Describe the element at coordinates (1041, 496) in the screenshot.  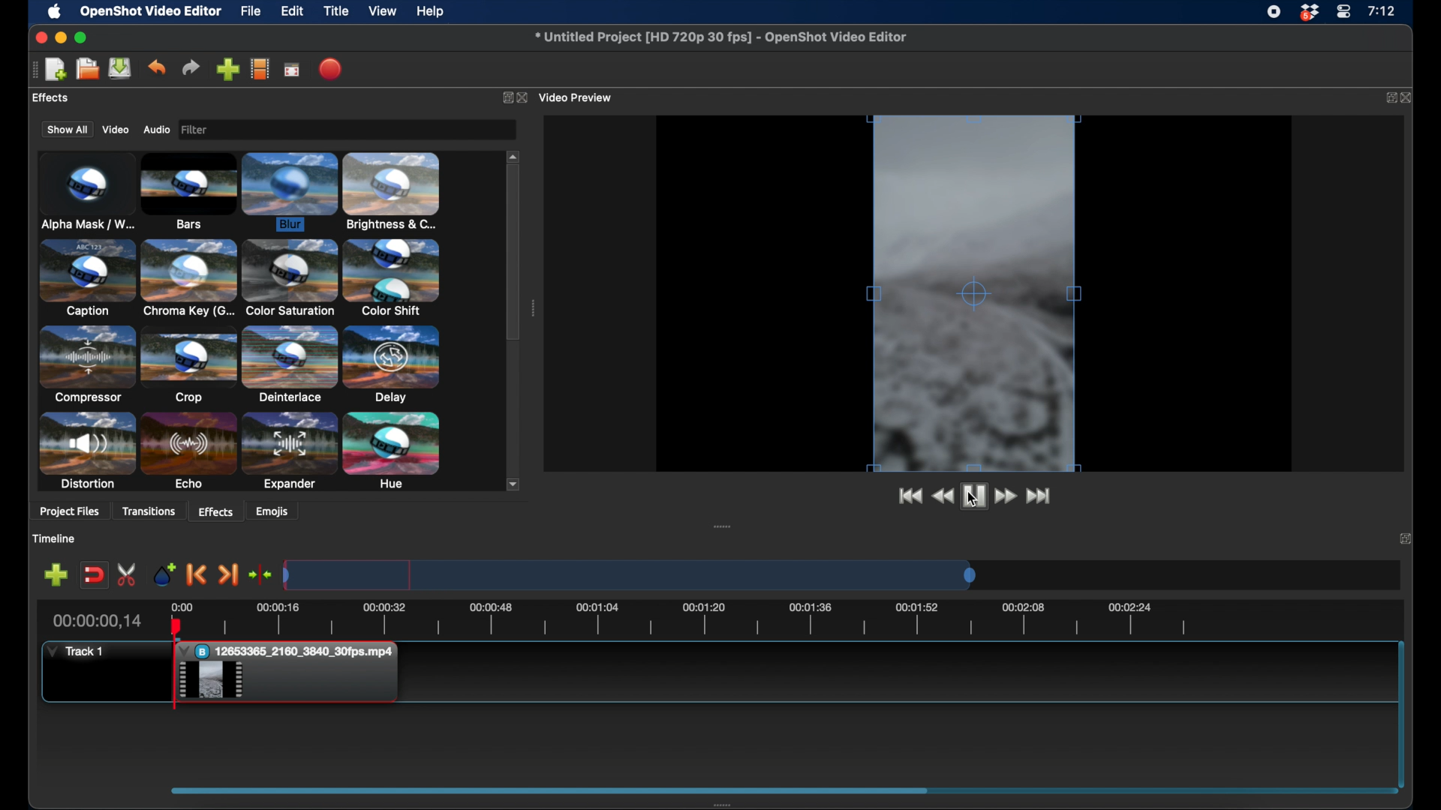
I see `jump to end` at that location.